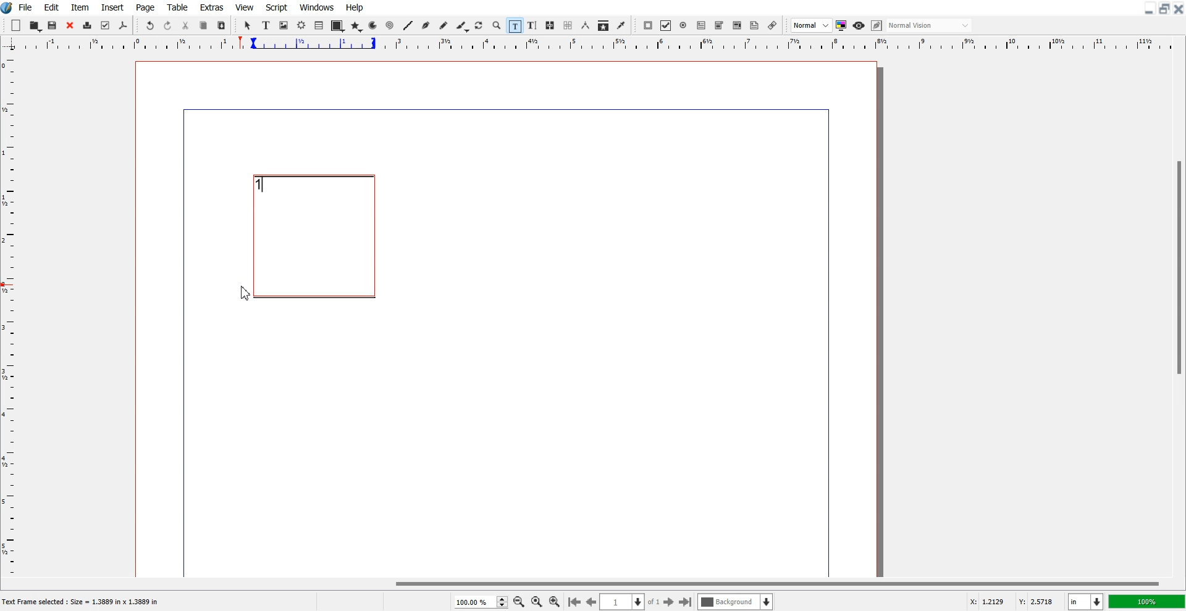 The image size is (1186, 611). I want to click on Redo, so click(167, 26).